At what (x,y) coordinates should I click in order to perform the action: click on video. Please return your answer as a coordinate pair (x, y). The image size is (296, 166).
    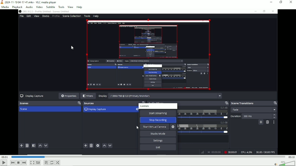
    Looking at the image, I should click on (39, 7).